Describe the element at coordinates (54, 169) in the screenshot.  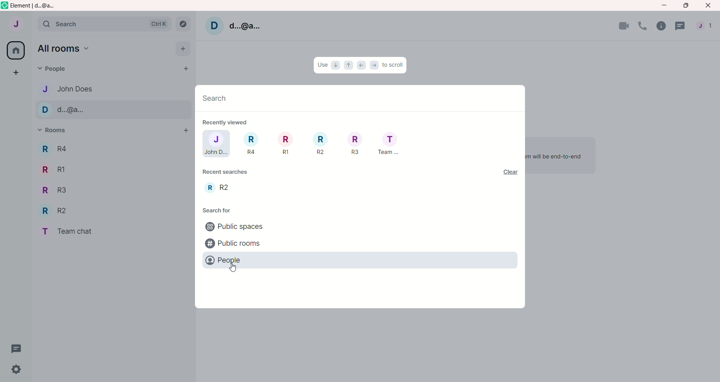
I see `R1` at that location.